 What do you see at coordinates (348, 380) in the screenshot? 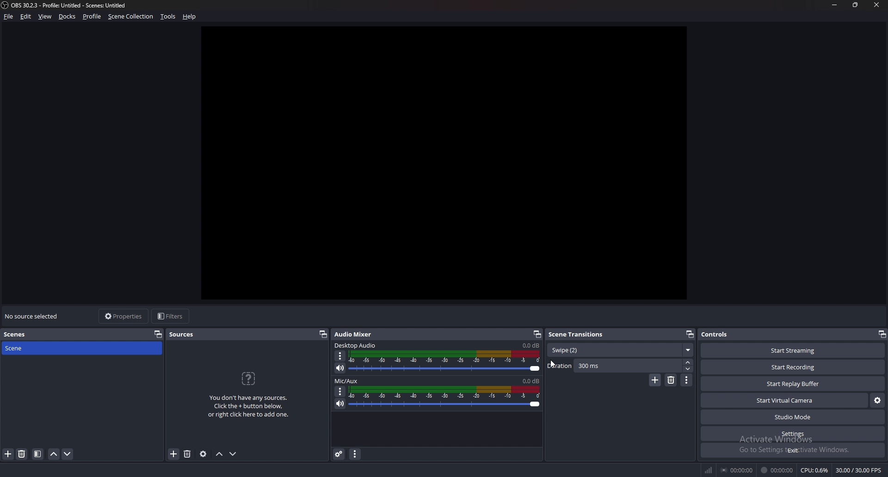
I see `mic/aux` at bounding box center [348, 380].